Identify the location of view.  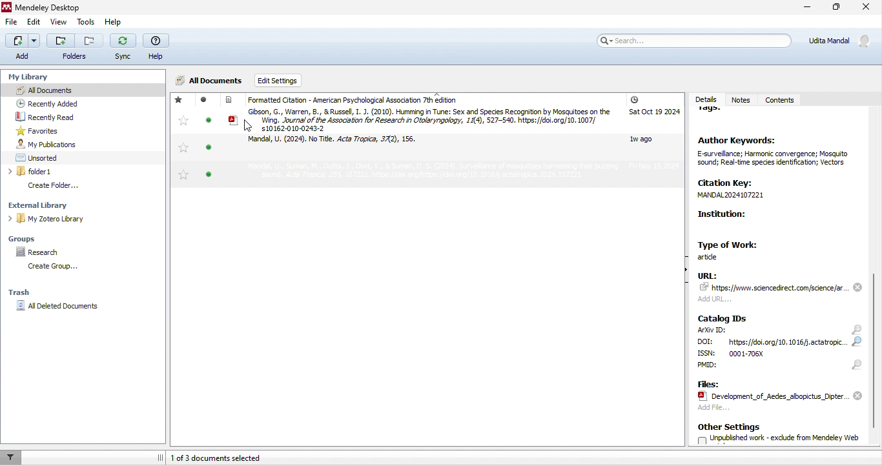
(57, 23).